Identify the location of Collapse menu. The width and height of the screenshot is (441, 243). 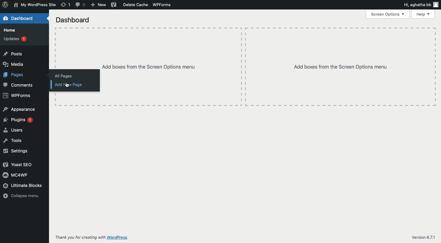
(23, 196).